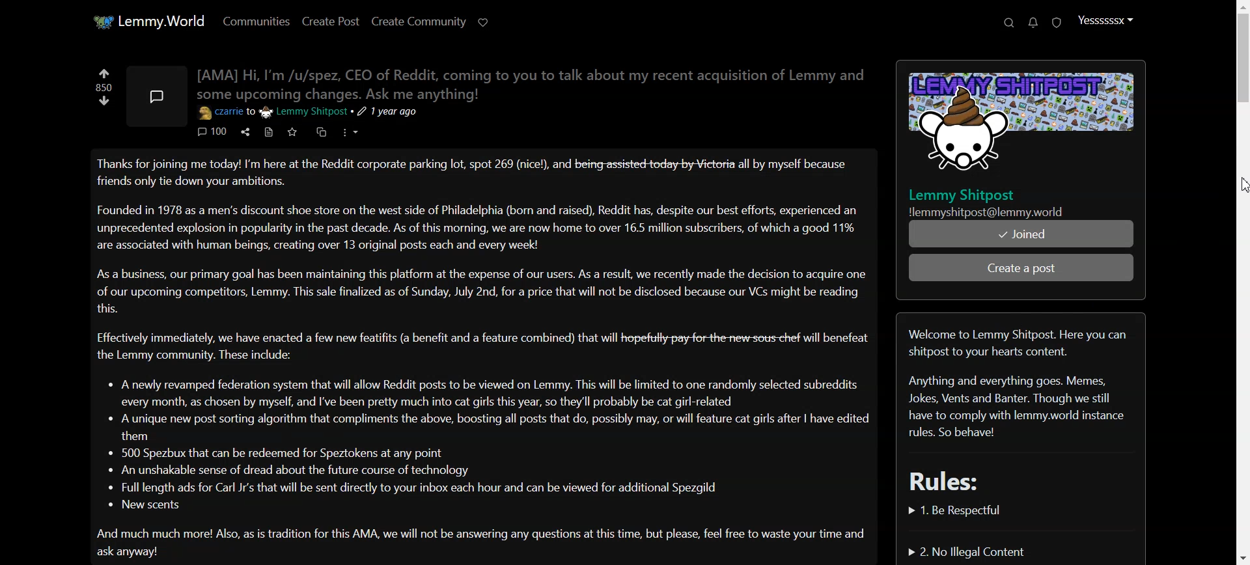  I want to click on Unread Report, so click(1057, 23).